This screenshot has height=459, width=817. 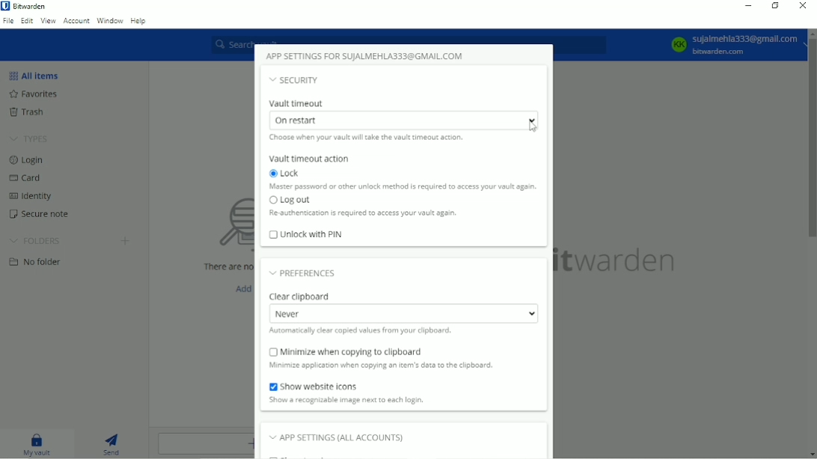 I want to click on Minimize application when copying an item's data to the clipboard., so click(x=381, y=366).